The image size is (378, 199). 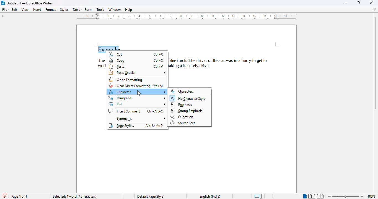 What do you see at coordinates (372, 196) in the screenshot?
I see `100% (zoom level)` at bounding box center [372, 196].